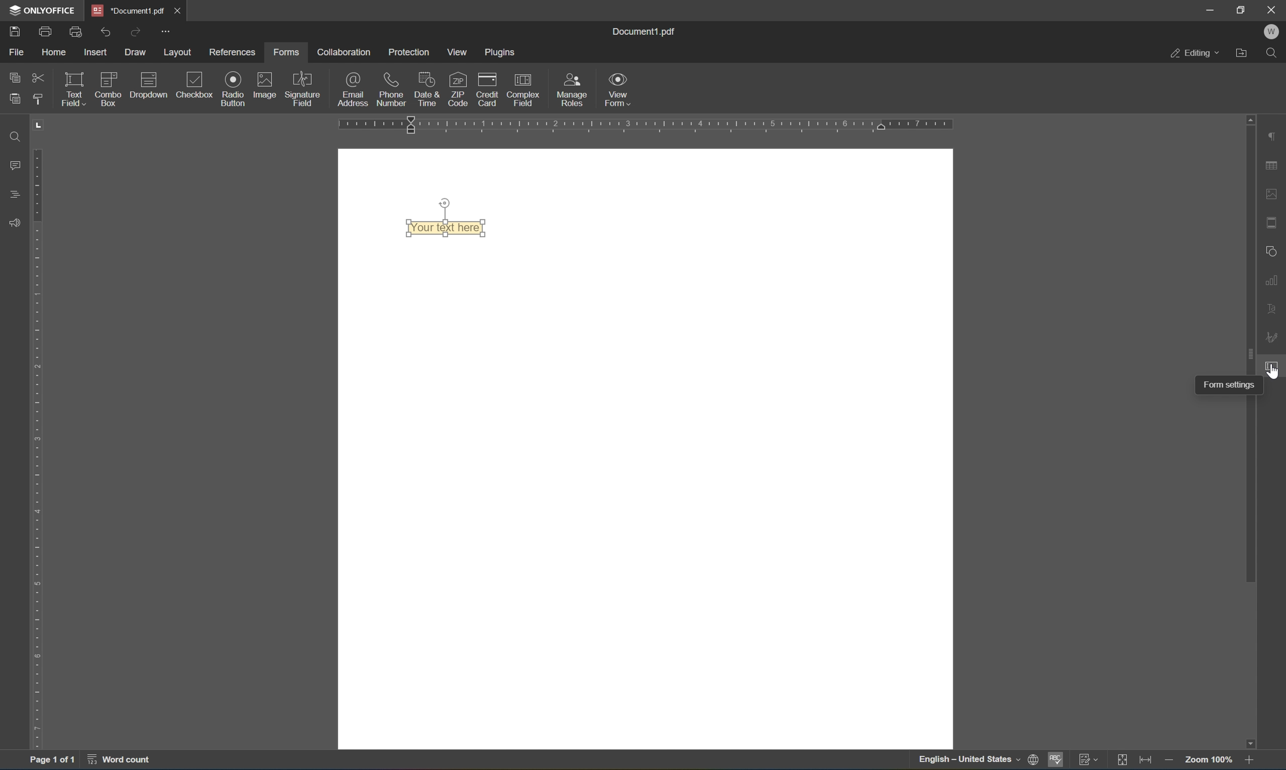  What do you see at coordinates (958, 762) in the screenshot?
I see `——
English — United States` at bounding box center [958, 762].